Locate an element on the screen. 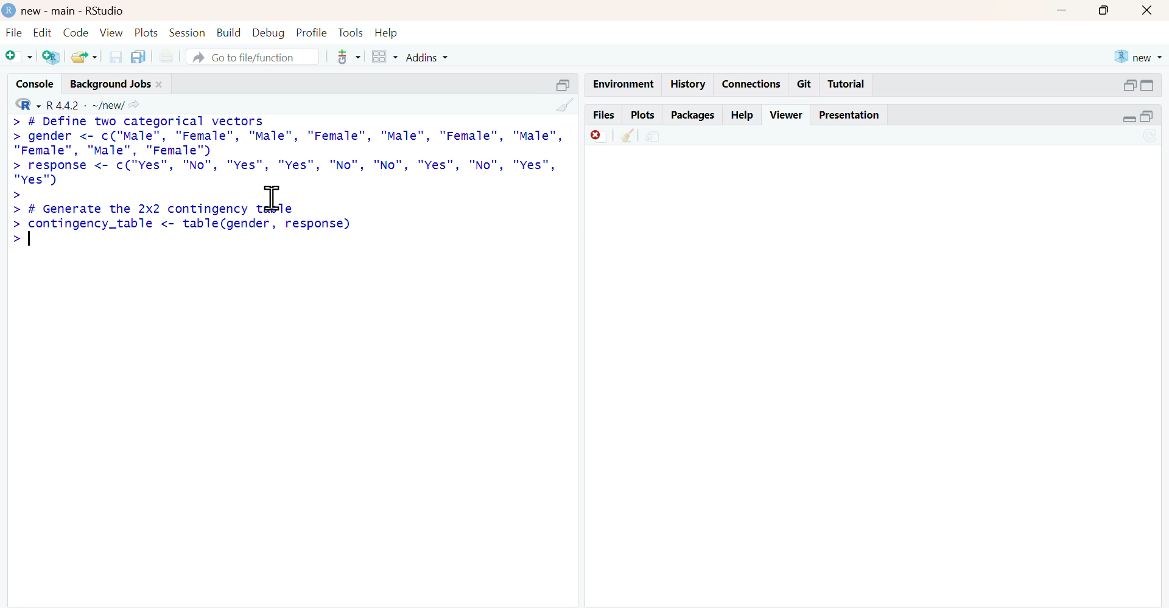 Image resolution: width=1169 pixels, height=608 pixels. git is located at coordinates (806, 85).